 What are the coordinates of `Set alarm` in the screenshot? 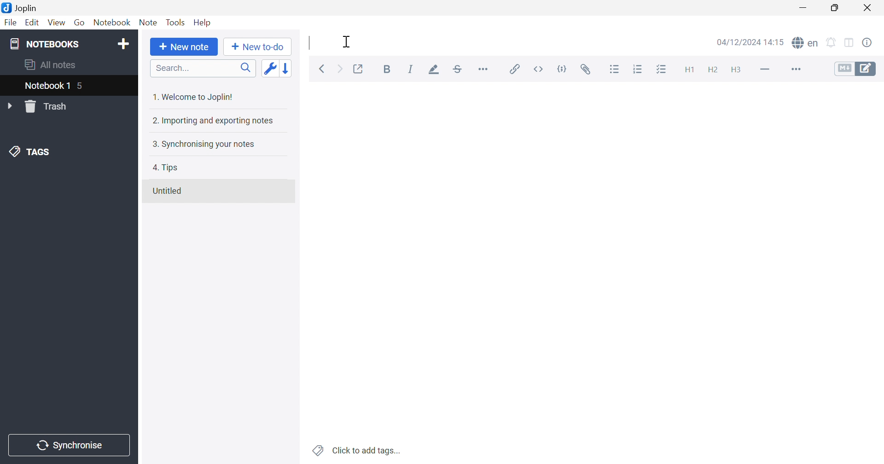 It's located at (832, 43).